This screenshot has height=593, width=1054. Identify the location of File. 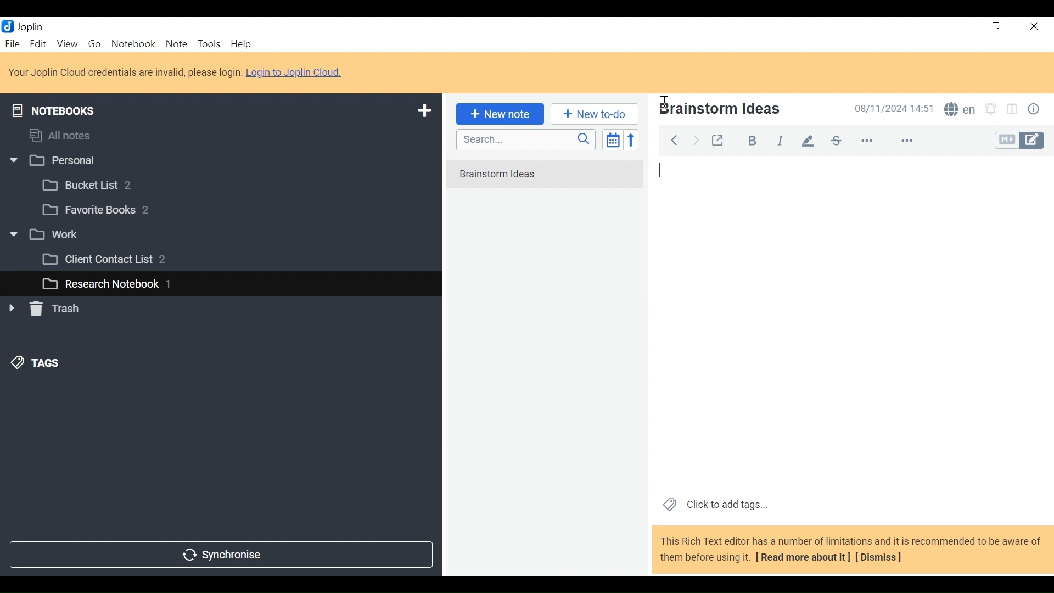
(14, 43).